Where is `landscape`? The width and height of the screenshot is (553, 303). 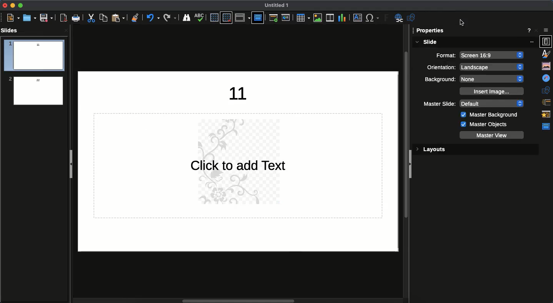
landscape is located at coordinates (492, 67).